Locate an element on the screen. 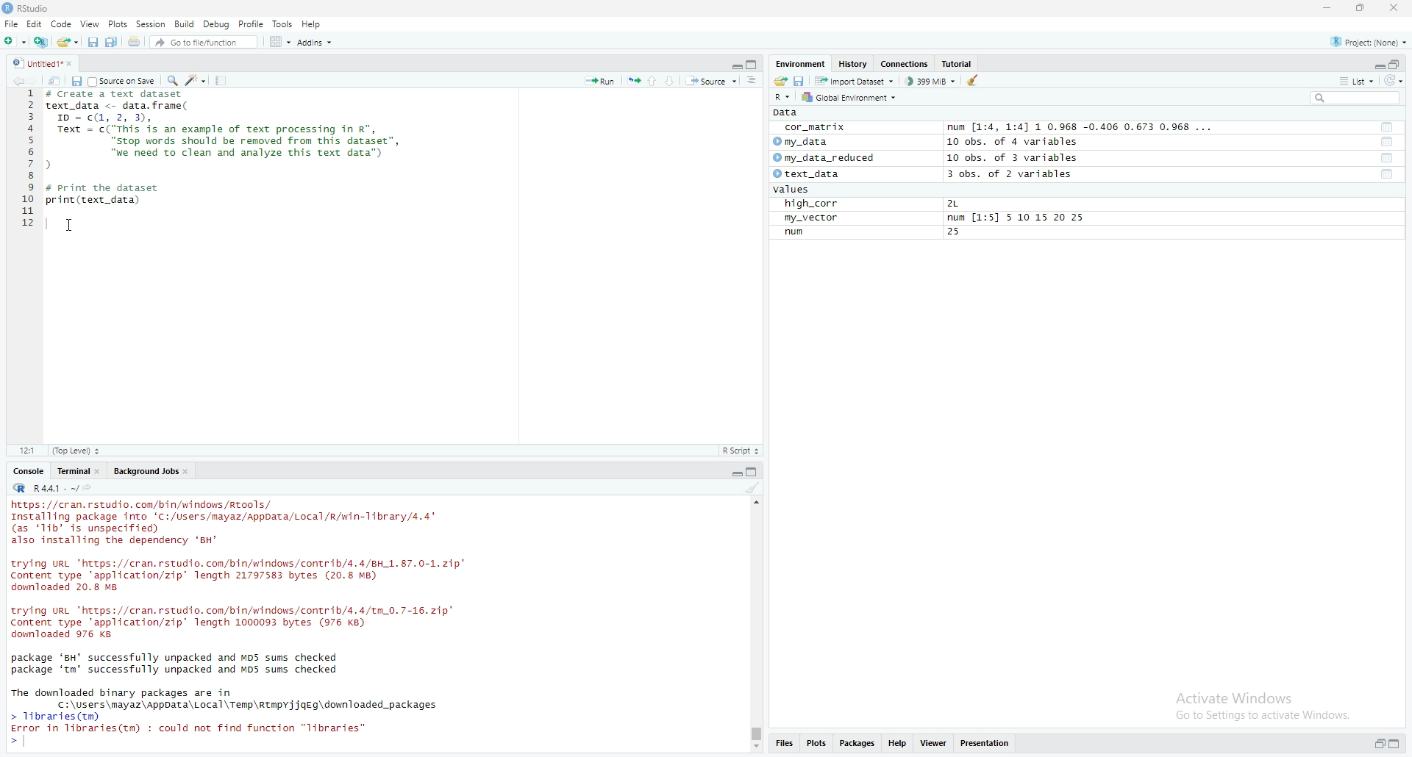 This screenshot has width=1412, height=757. history is located at coordinates (854, 64).